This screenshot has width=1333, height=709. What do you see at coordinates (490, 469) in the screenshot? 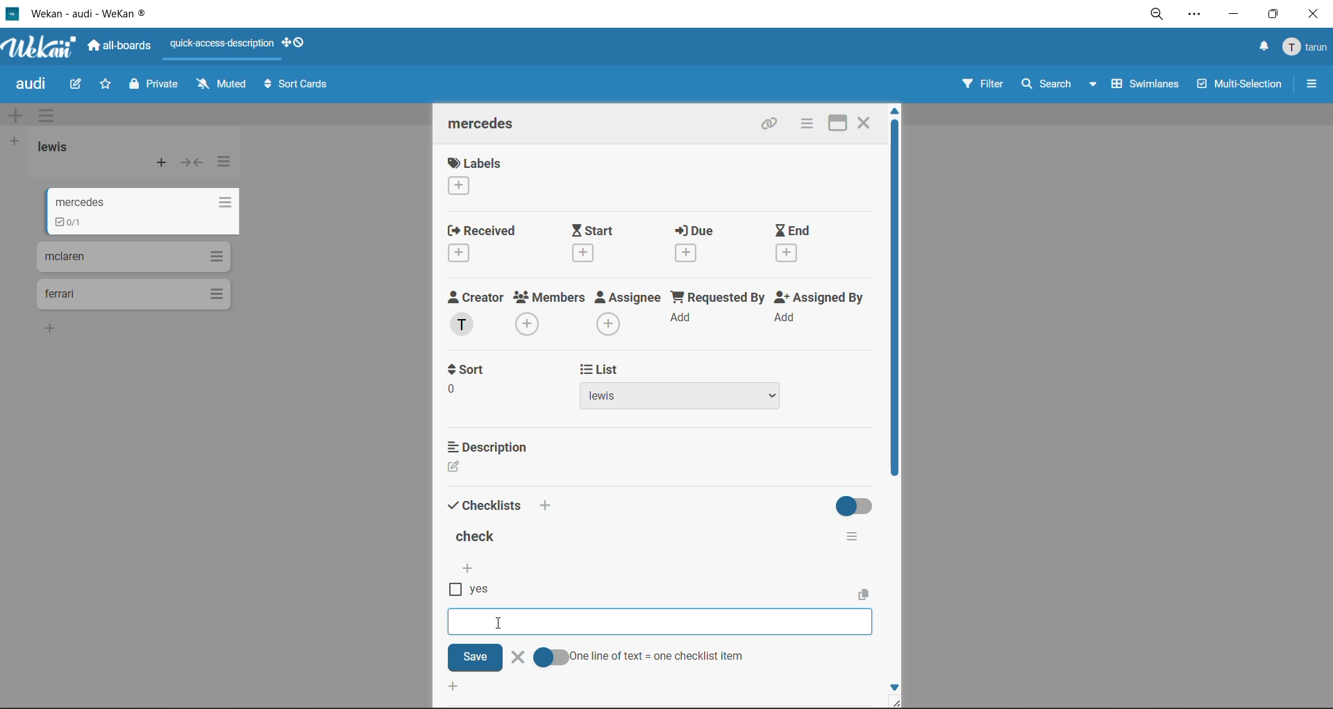
I see `description` at bounding box center [490, 469].